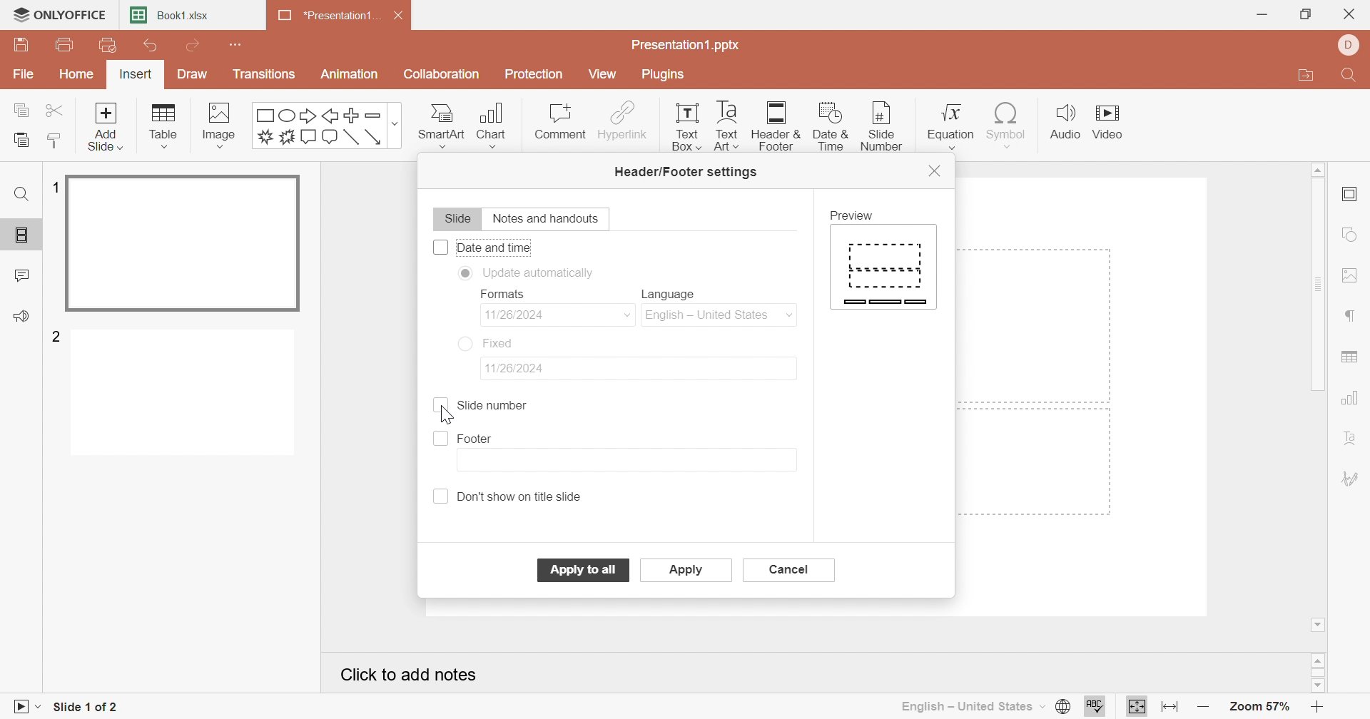 The image size is (1370, 719). What do you see at coordinates (66, 46) in the screenshot?
I see `Print` at bounding box center [66, 46].